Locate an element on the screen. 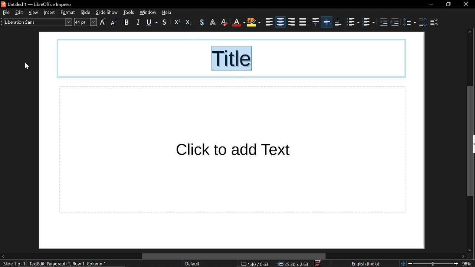 Image resolution: width=475 pixels, height=267 pixels. toggle ordered list is located at coordinates (369, 23).